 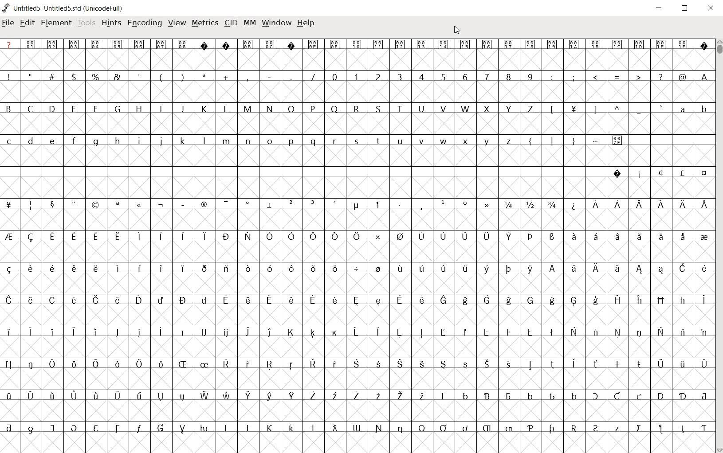 I want to click on [, so click(x=551, y=110).